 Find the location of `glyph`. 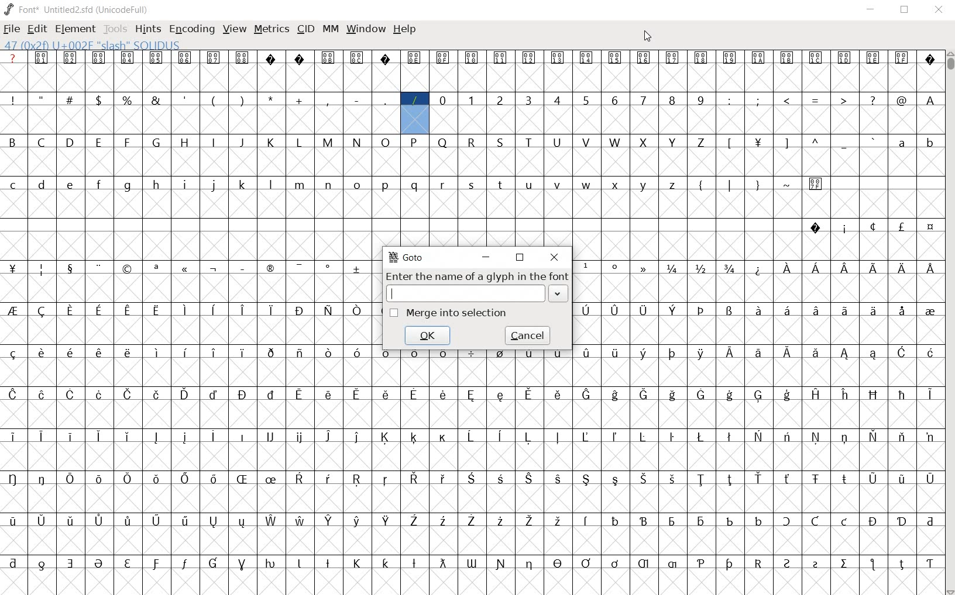

glyph is located at coordinates (214, 522).